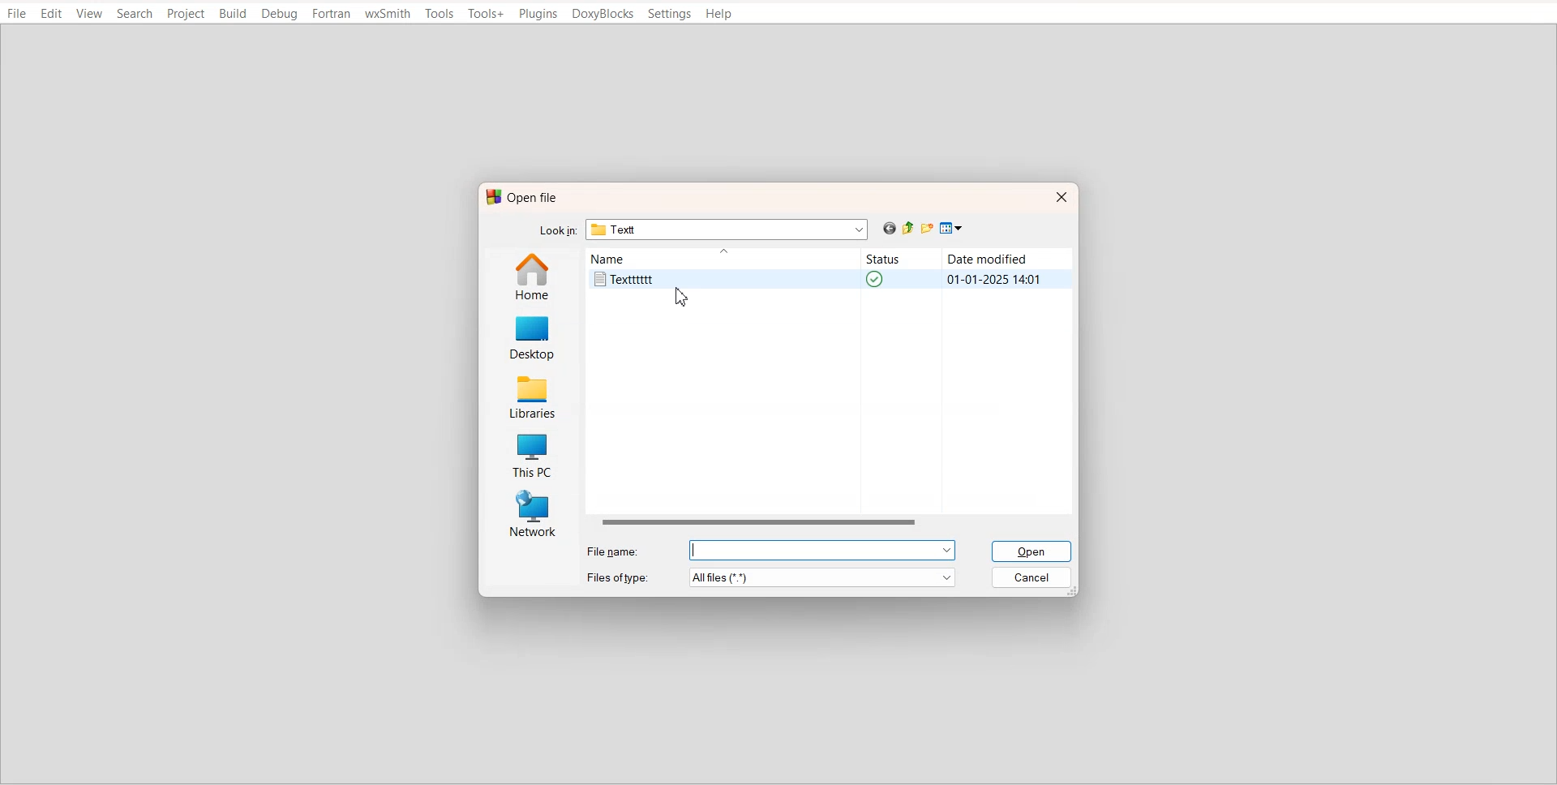 The width and height of the screenshot is (1557, 785). Describe the element at coordinates (988, 257) in the screenshot. I see `Date modified` at that location.